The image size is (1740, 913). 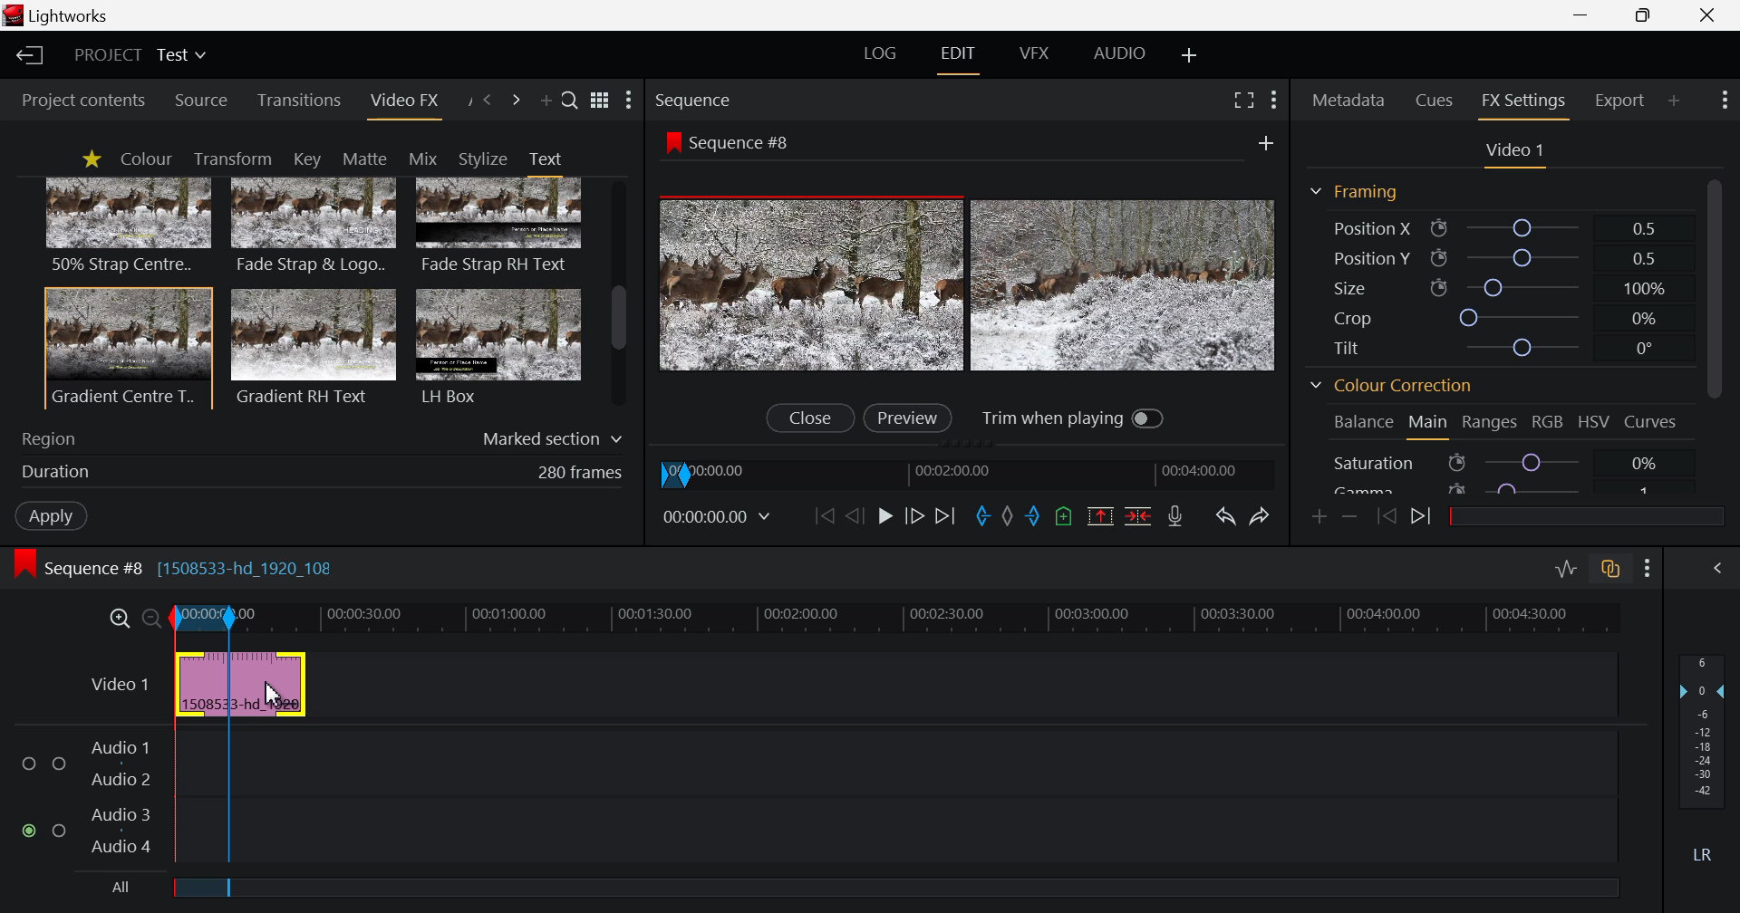 I want to click on Settings, so click(x=1272, y=98).